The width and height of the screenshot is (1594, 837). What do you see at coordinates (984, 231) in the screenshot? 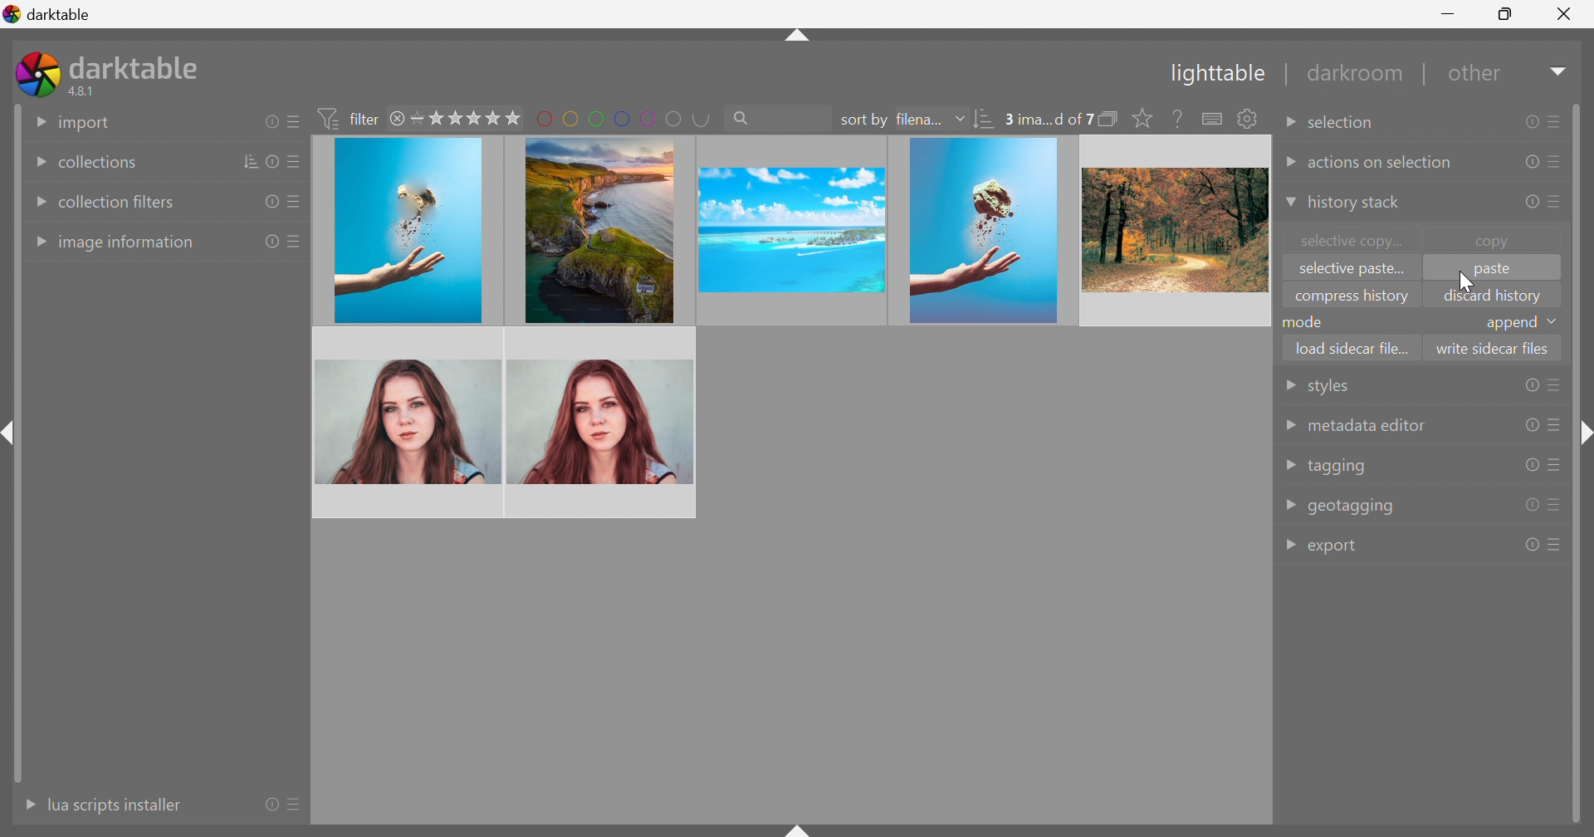
I see `image` at bounding box center [984, 231].